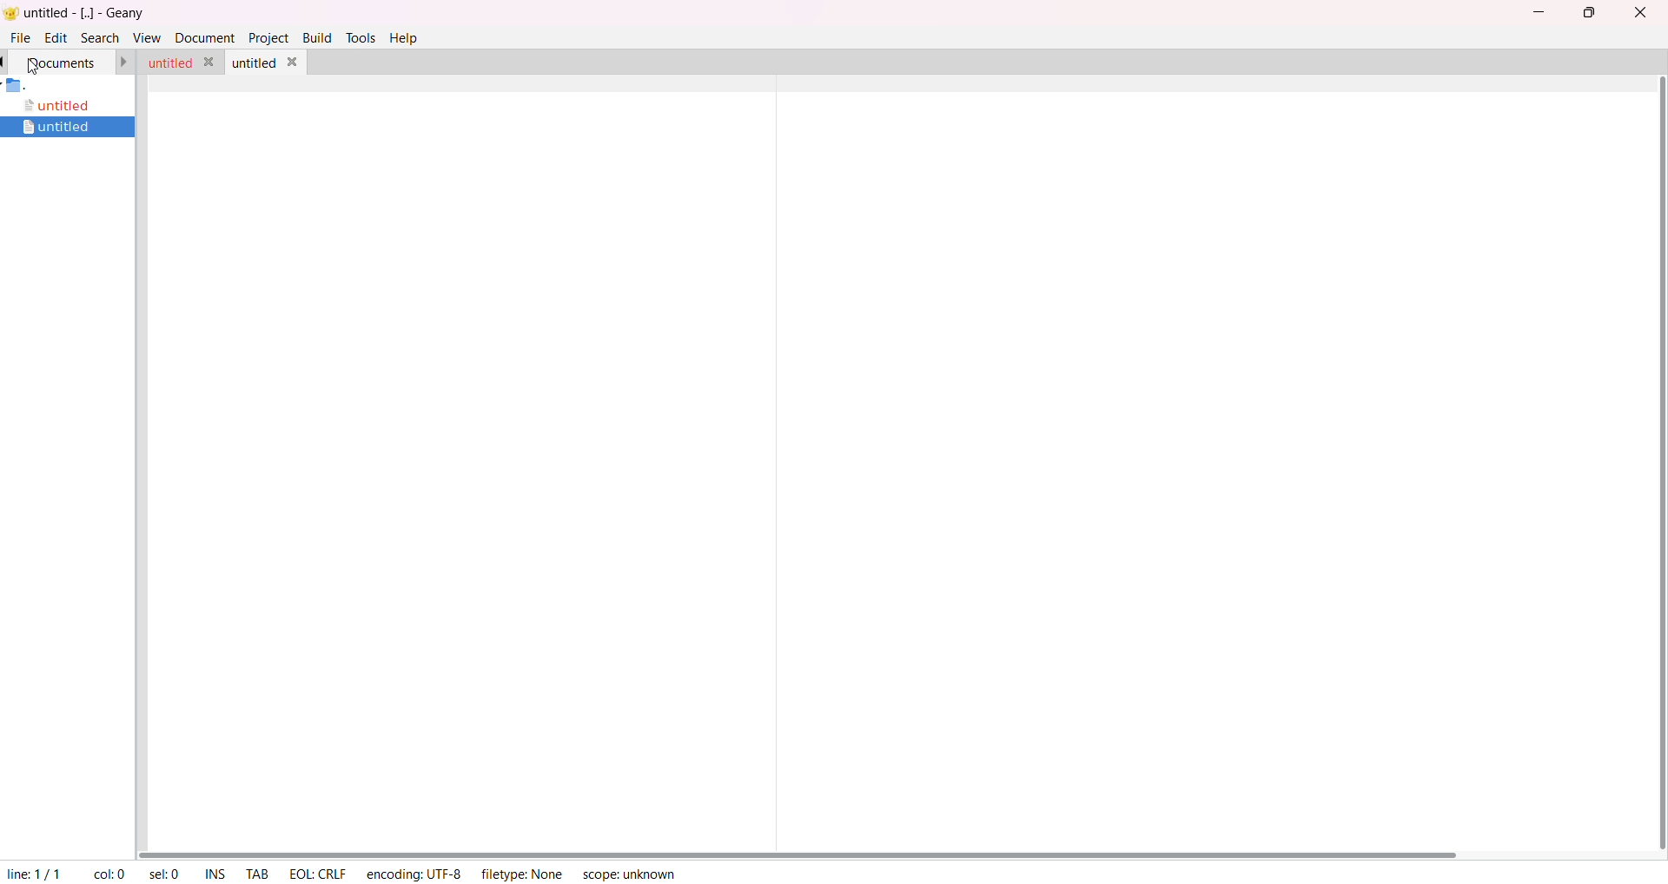  What do you see at coordinates (1588, 13) in the screenshot?
I see `maximize` at bounding box center [1588, 13].